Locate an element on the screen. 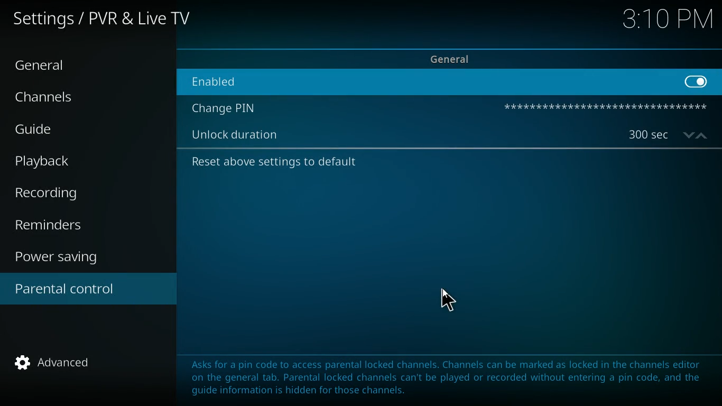 This screenshot has width=722, height=406. recording is located at coordinates (62, 193).